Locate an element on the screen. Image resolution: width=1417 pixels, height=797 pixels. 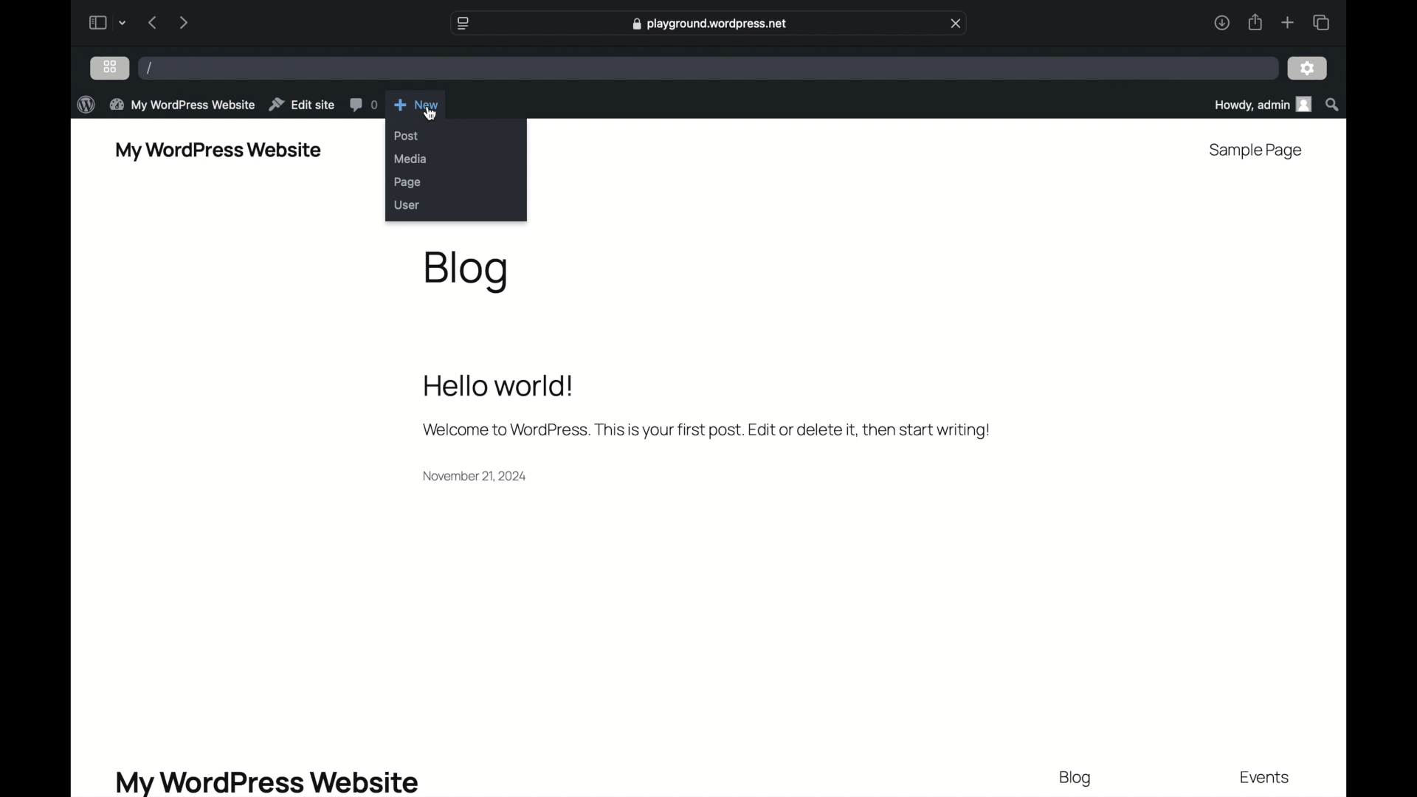
new tab is located at coordinates (1287, 22).